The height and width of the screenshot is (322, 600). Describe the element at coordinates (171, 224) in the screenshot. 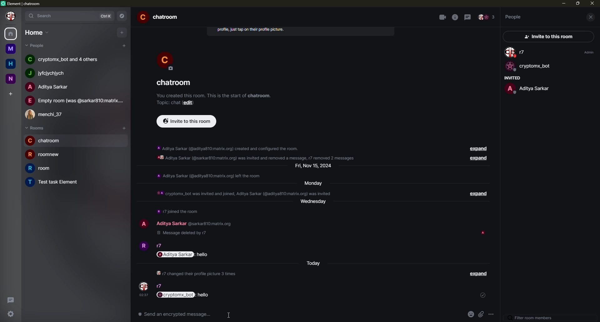

I see `people` at that location.